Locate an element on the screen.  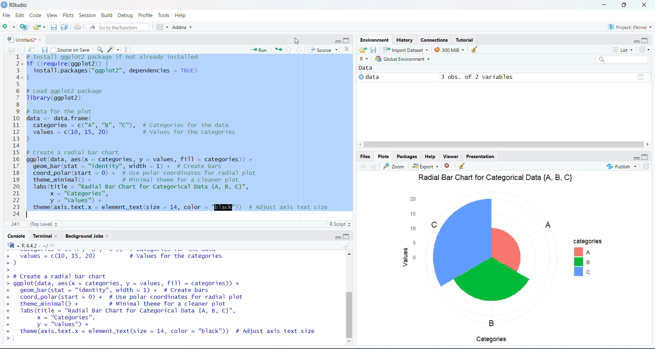
show in new window is located at coordinates (32, 49).